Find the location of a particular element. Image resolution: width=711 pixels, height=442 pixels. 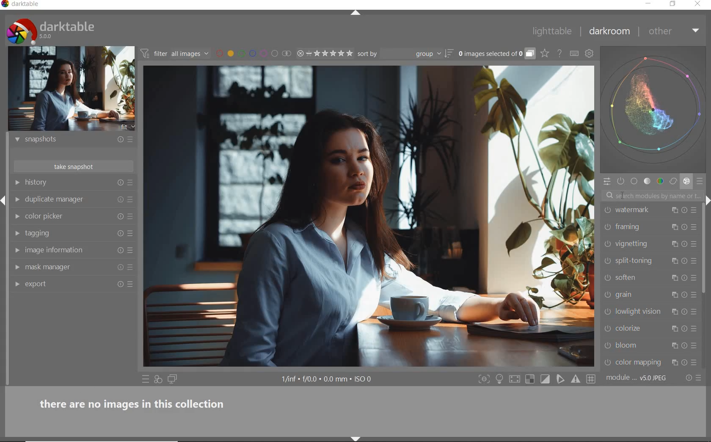

preset and preferences is located at coordinates (132, 217).